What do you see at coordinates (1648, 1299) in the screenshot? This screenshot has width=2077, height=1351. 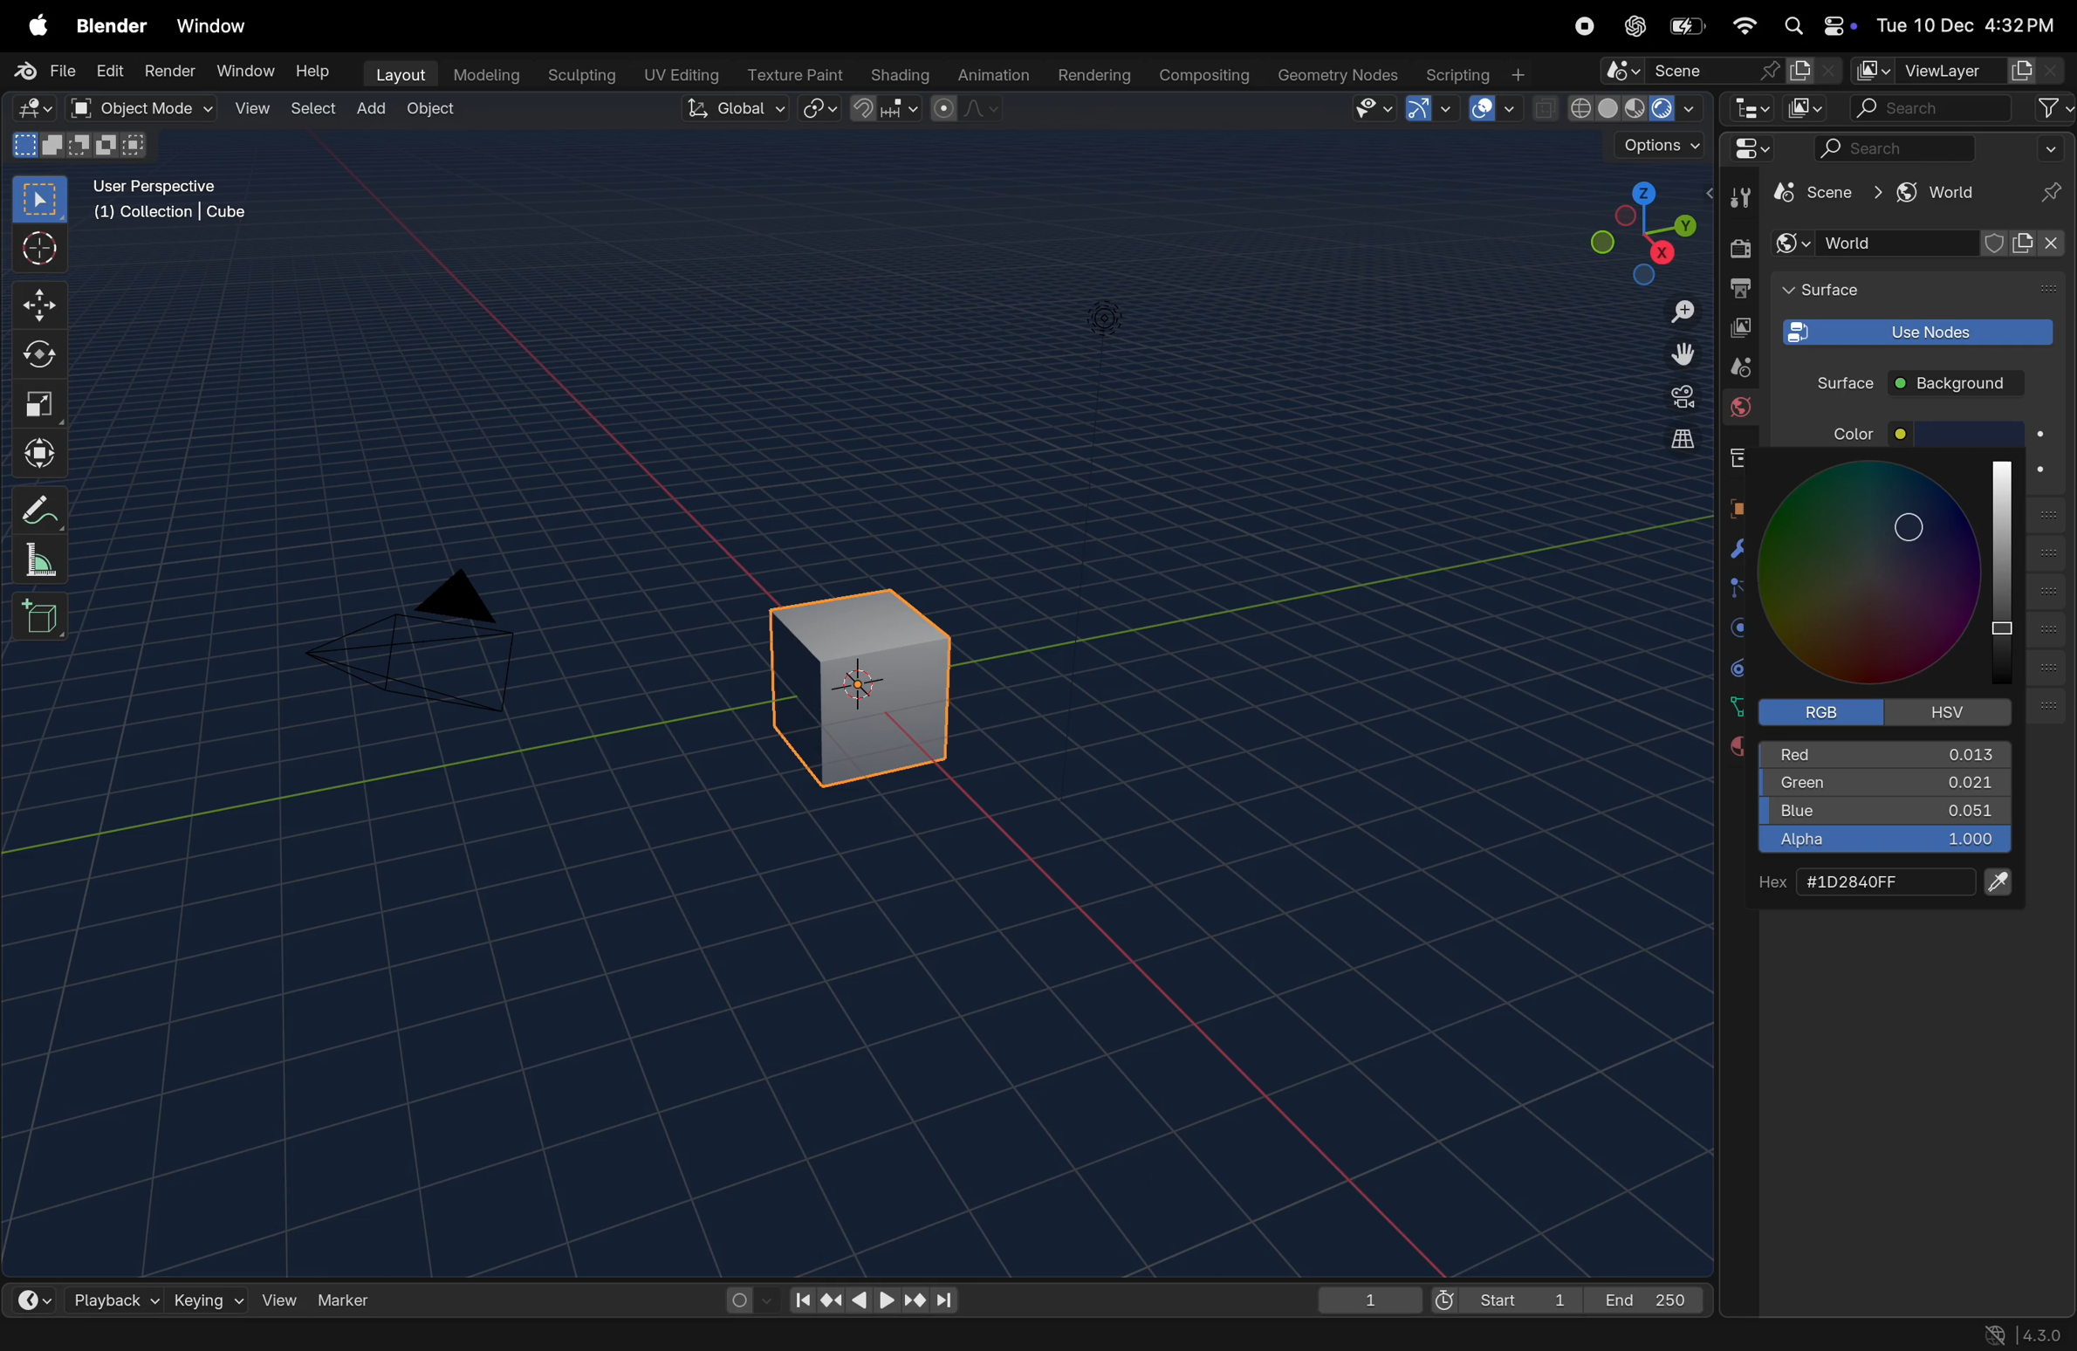 I see `End 250` at bounding box center [1648, 1299].